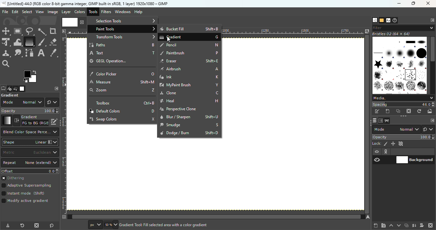  What do you see at coordinates (387, 121) in the screenshot?
I see `Open the paths dialog` at bounding box center [387, 121].